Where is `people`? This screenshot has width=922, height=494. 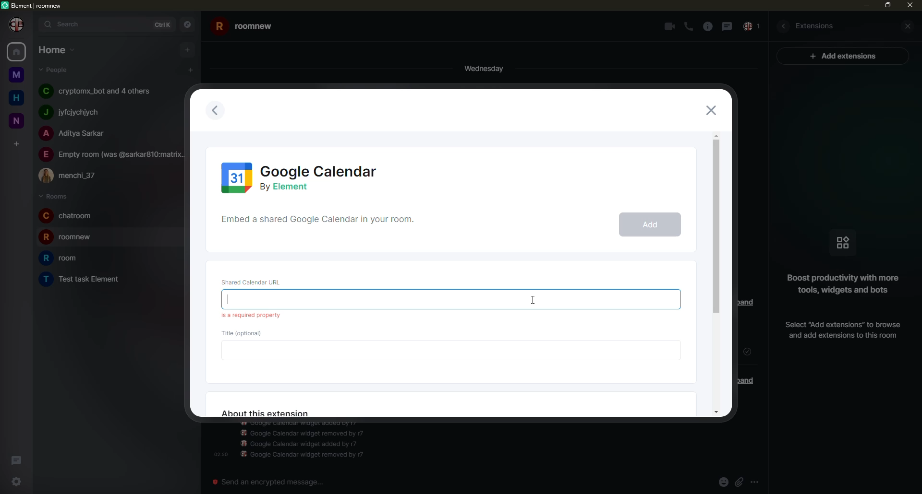 people is located at coordinates (55, 70).